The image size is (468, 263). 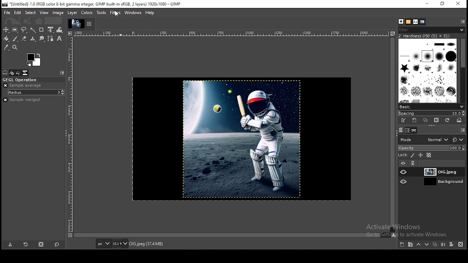 I want to click on search filters, so click(x=432, y=29).